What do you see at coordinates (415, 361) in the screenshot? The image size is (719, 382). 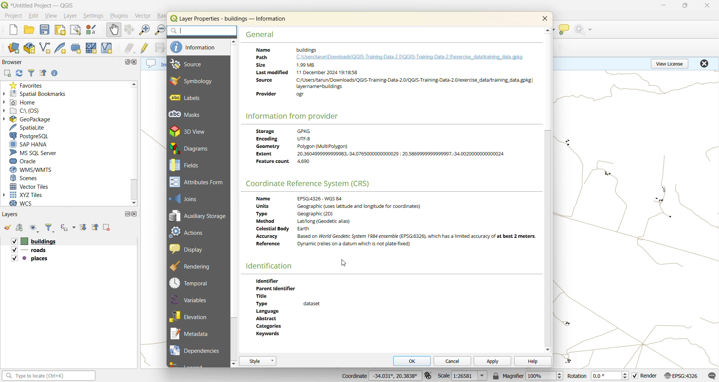 I see `ok` at bounding box center [415, 361].